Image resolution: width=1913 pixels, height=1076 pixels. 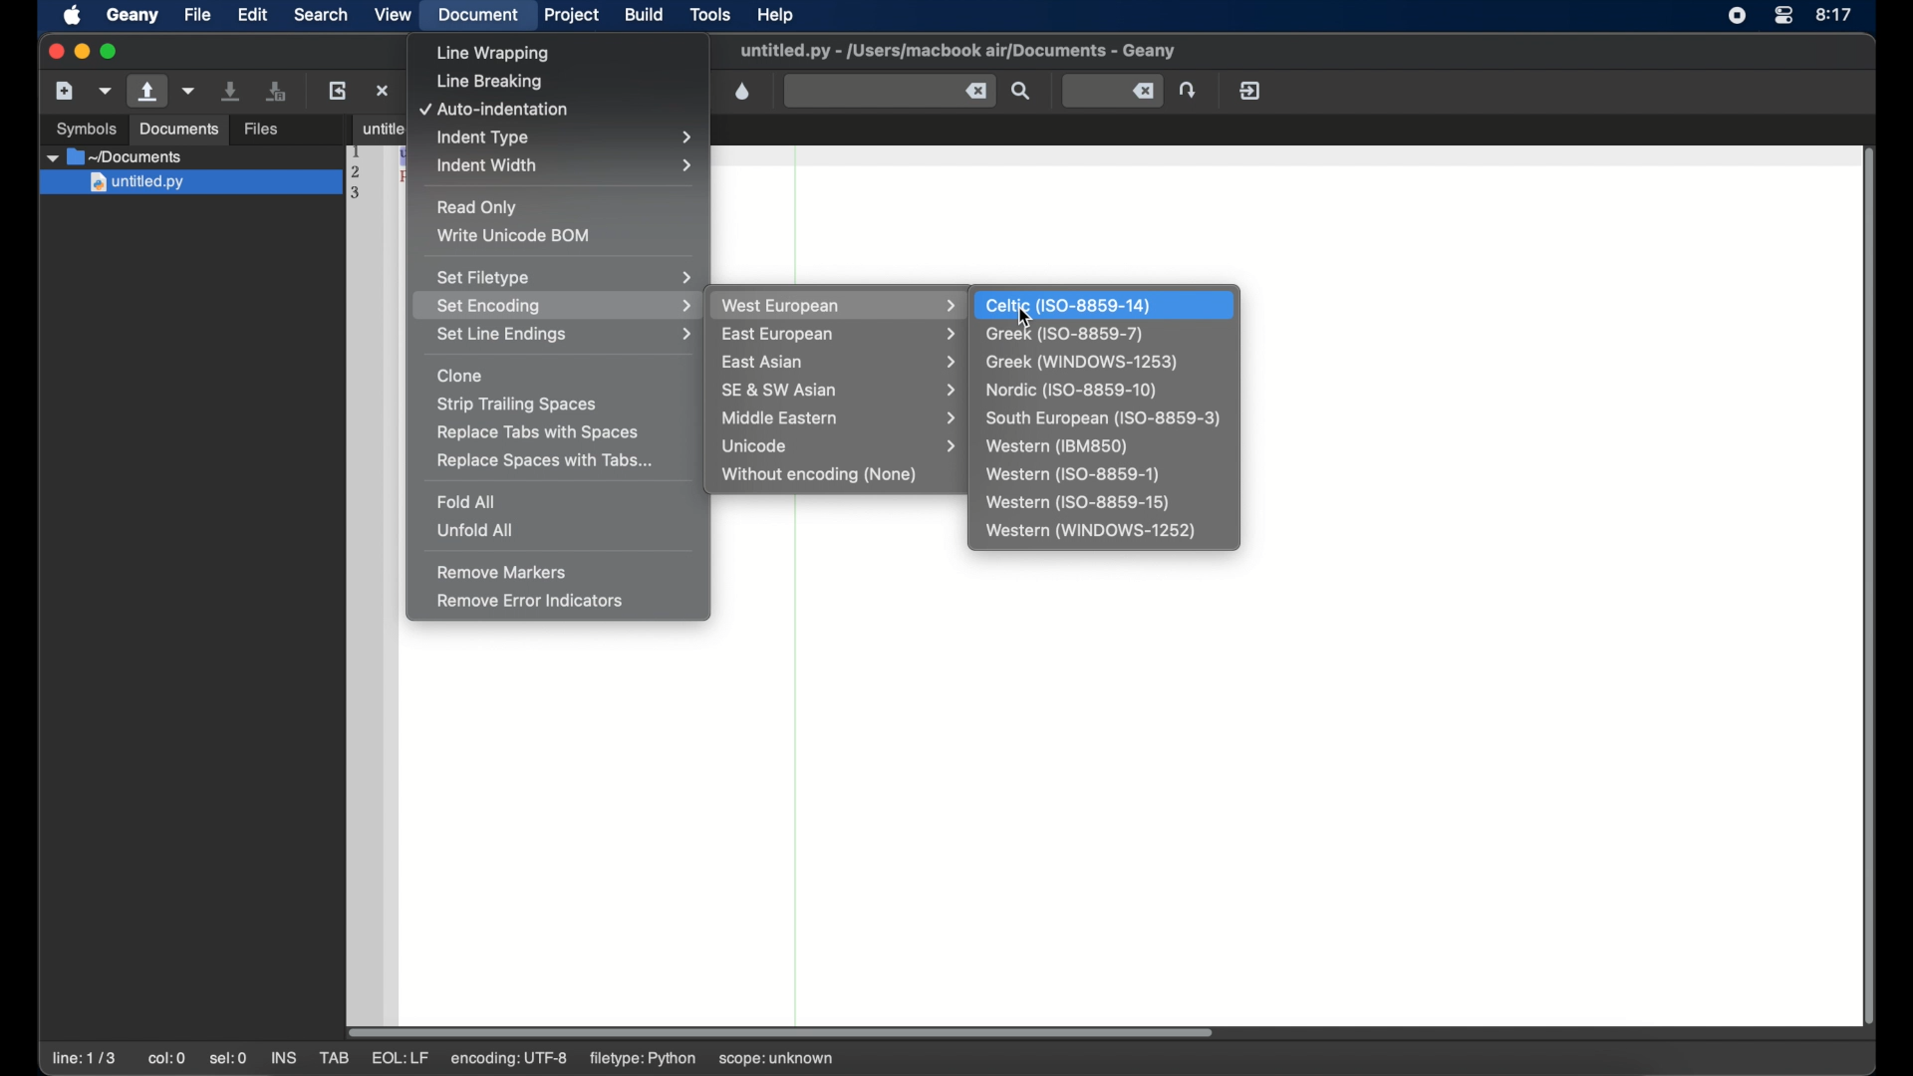 What do you see at coordinates (516, 235) in the screenshot?
I see `write unicode bom` at bounding box center [516, 235].